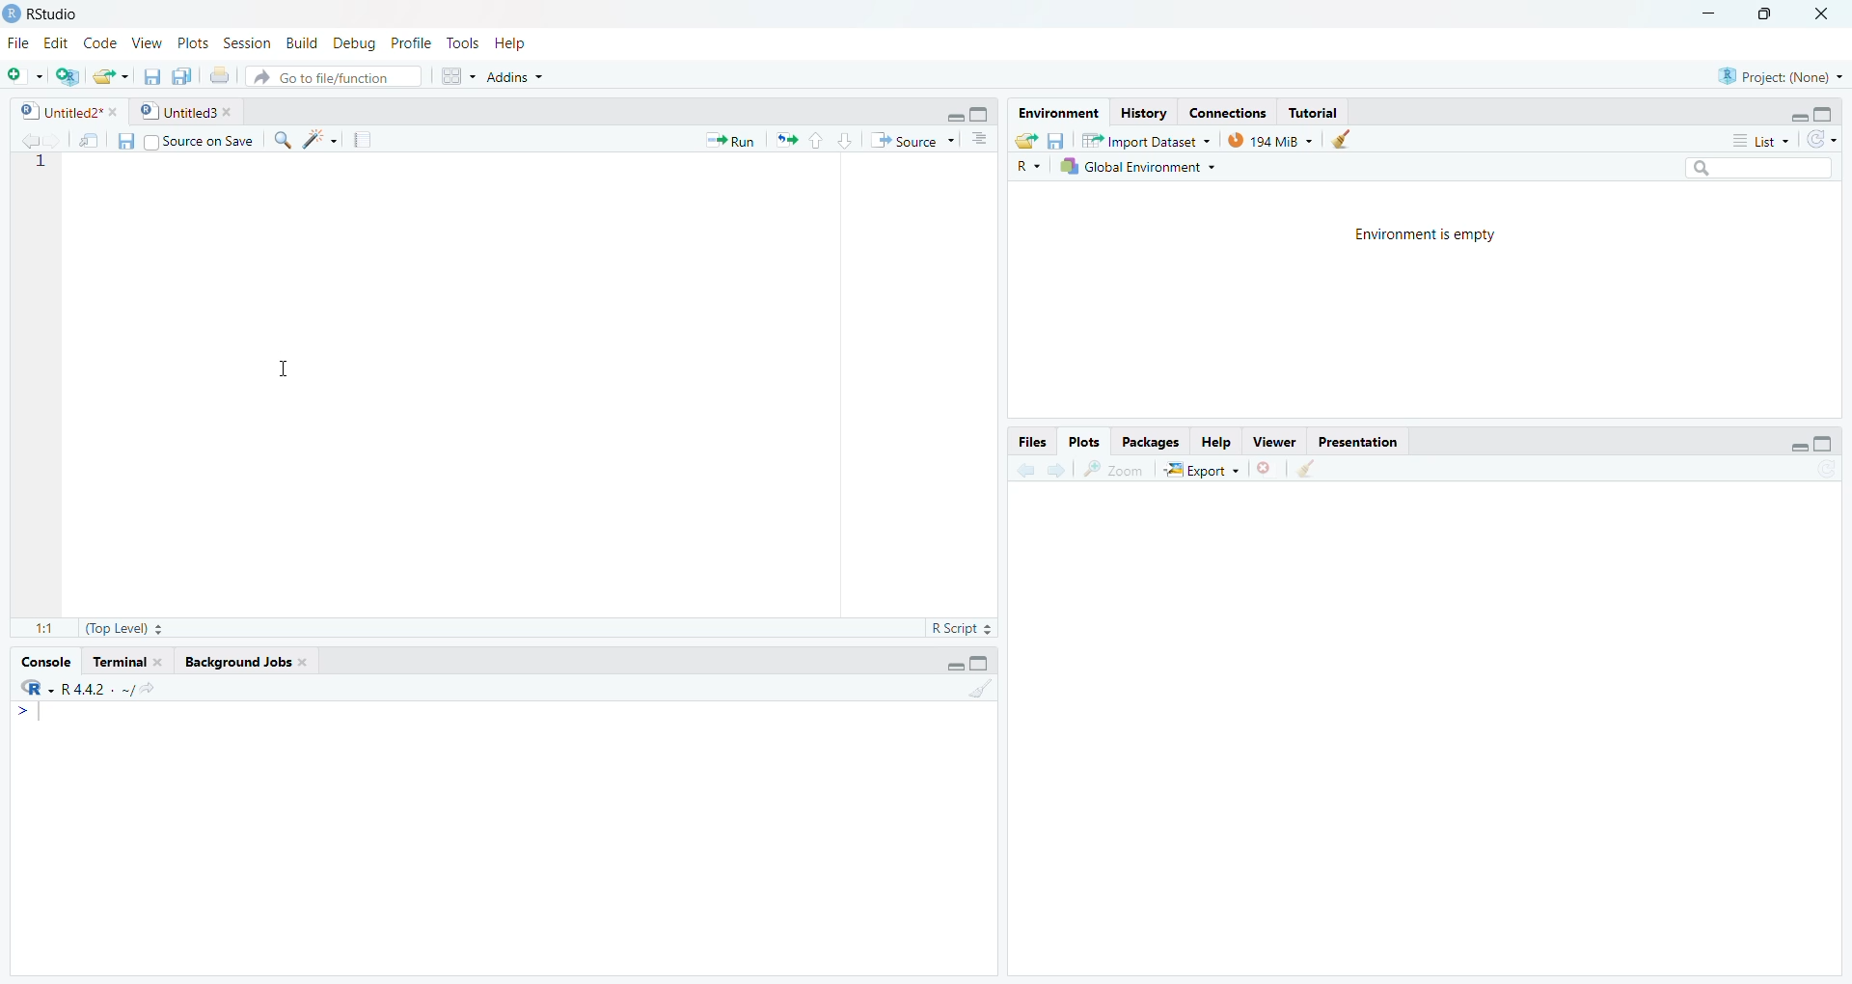 The width and height of the screenshot is (1852, 984). What do you see at coordinates (1151, 443) in the screenshot?
I see `Packages.` at bounding box center [1151, 443].